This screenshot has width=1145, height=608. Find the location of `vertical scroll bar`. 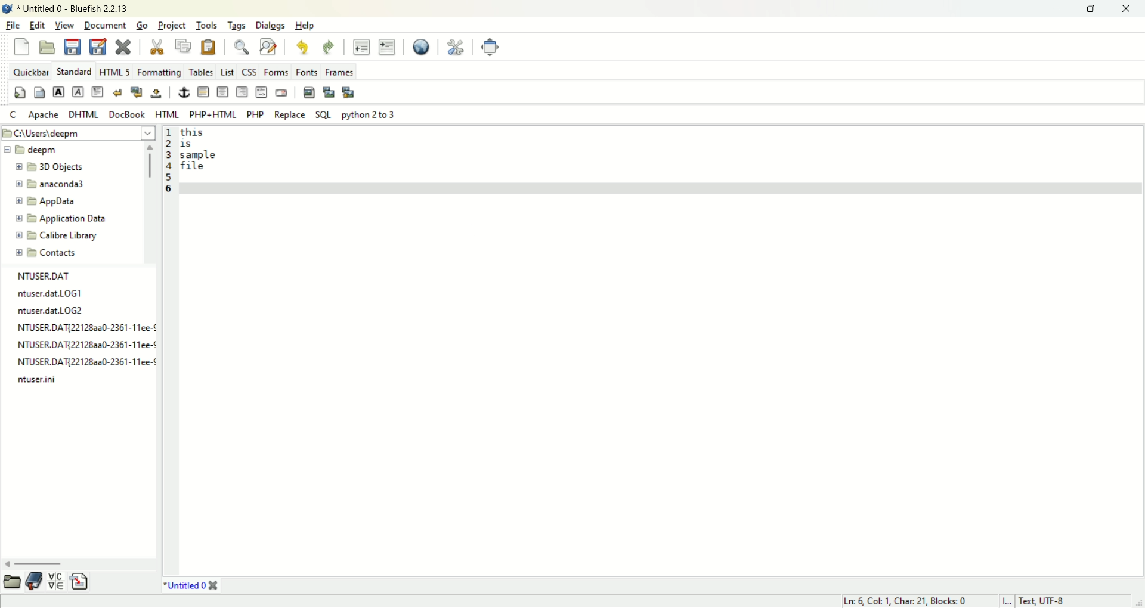

vertical scroll bar is located at coordinates (152, 203).